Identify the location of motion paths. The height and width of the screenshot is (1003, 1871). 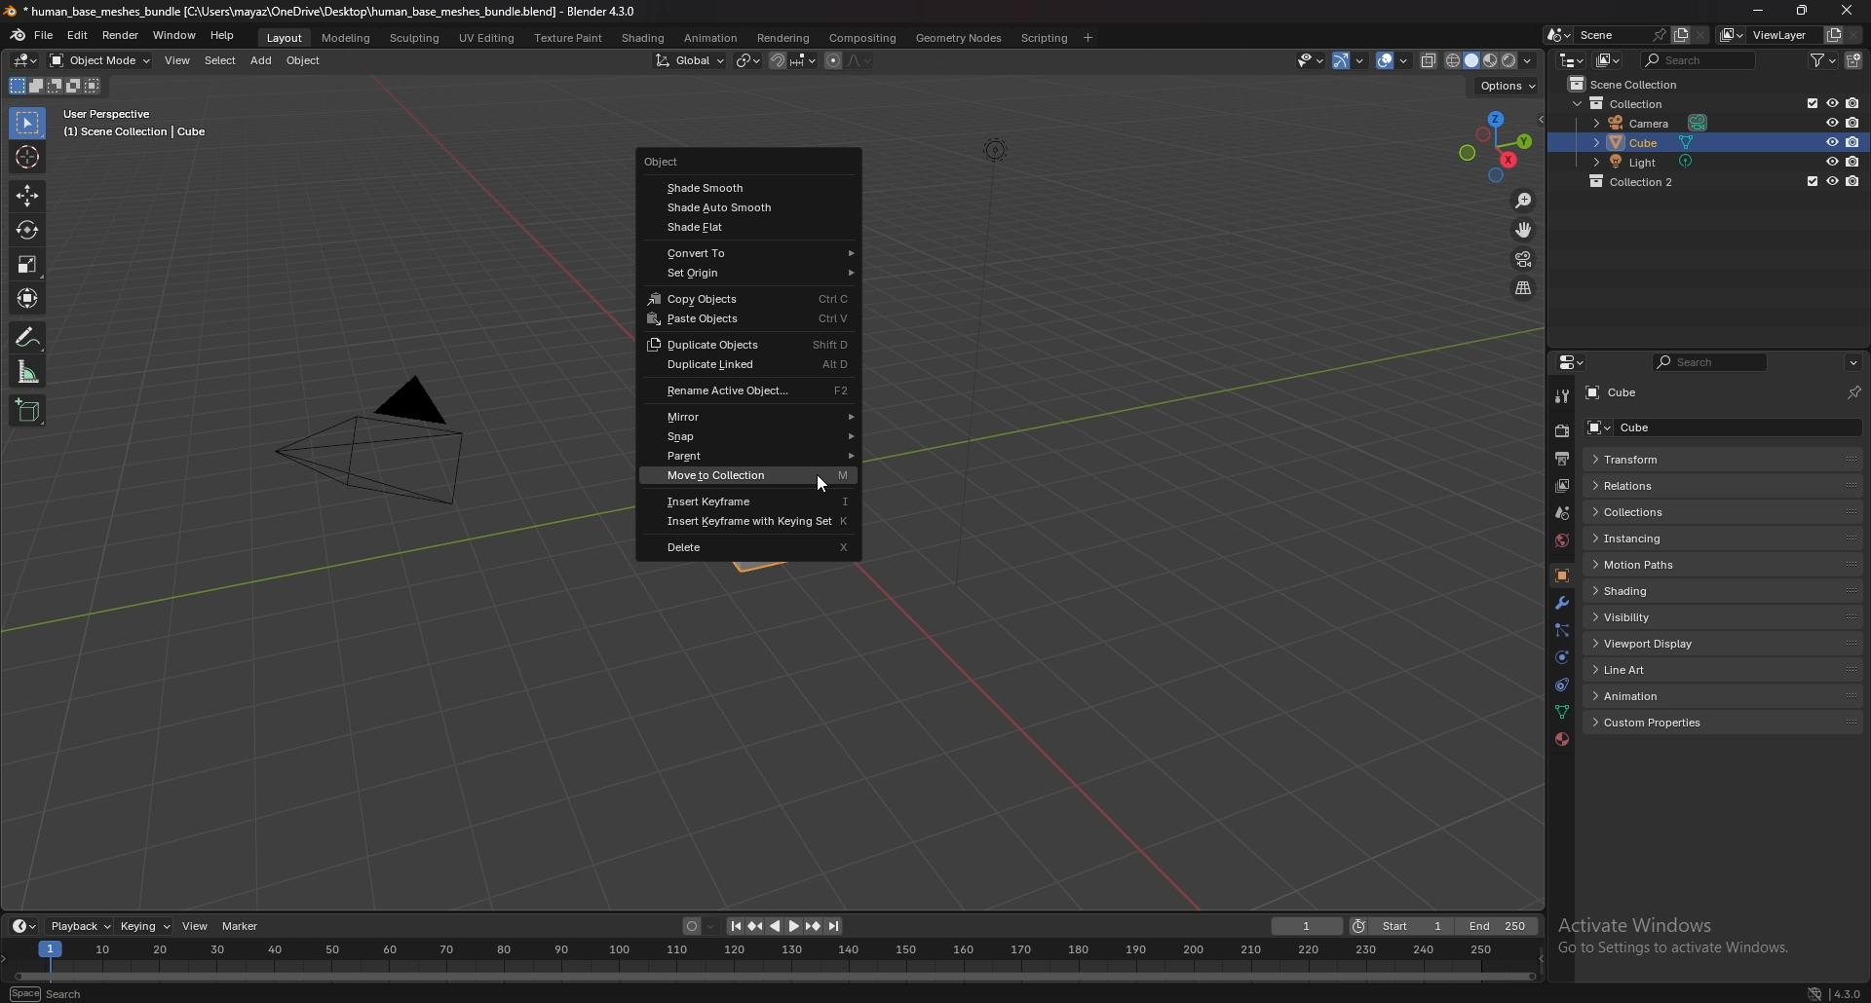
(1664, 566).